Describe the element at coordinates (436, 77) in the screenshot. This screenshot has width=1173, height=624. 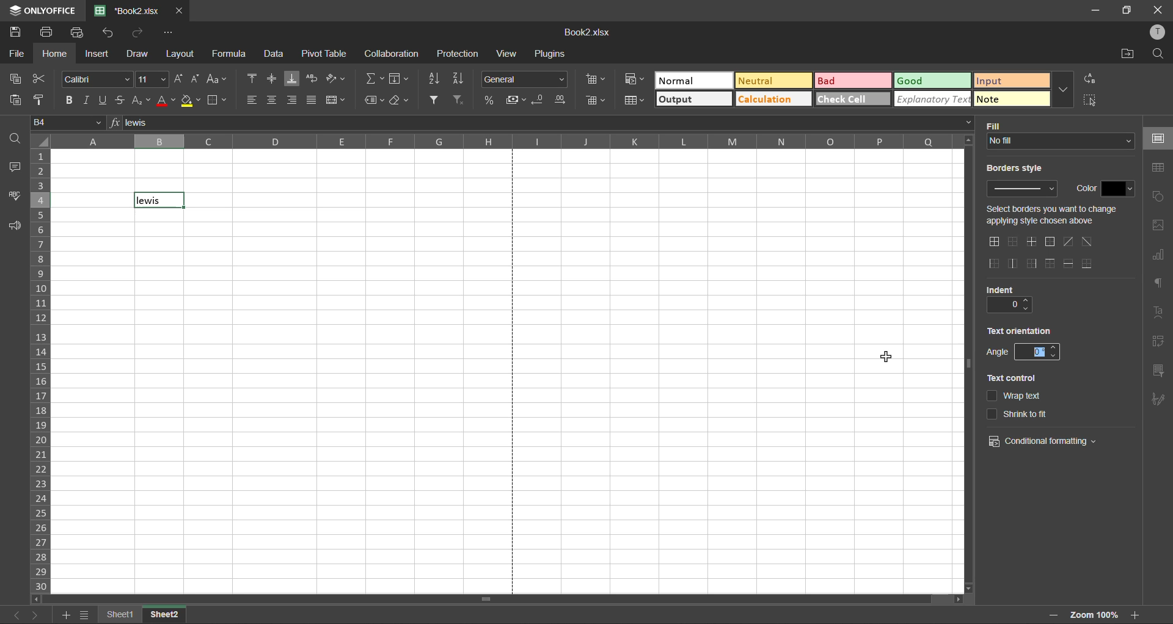
I see `sort ascending` at that location.